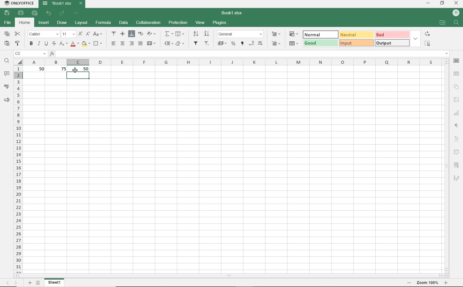  Describe the element at coordinates (68, 34) in the screenshot. I see `font size` at that location.